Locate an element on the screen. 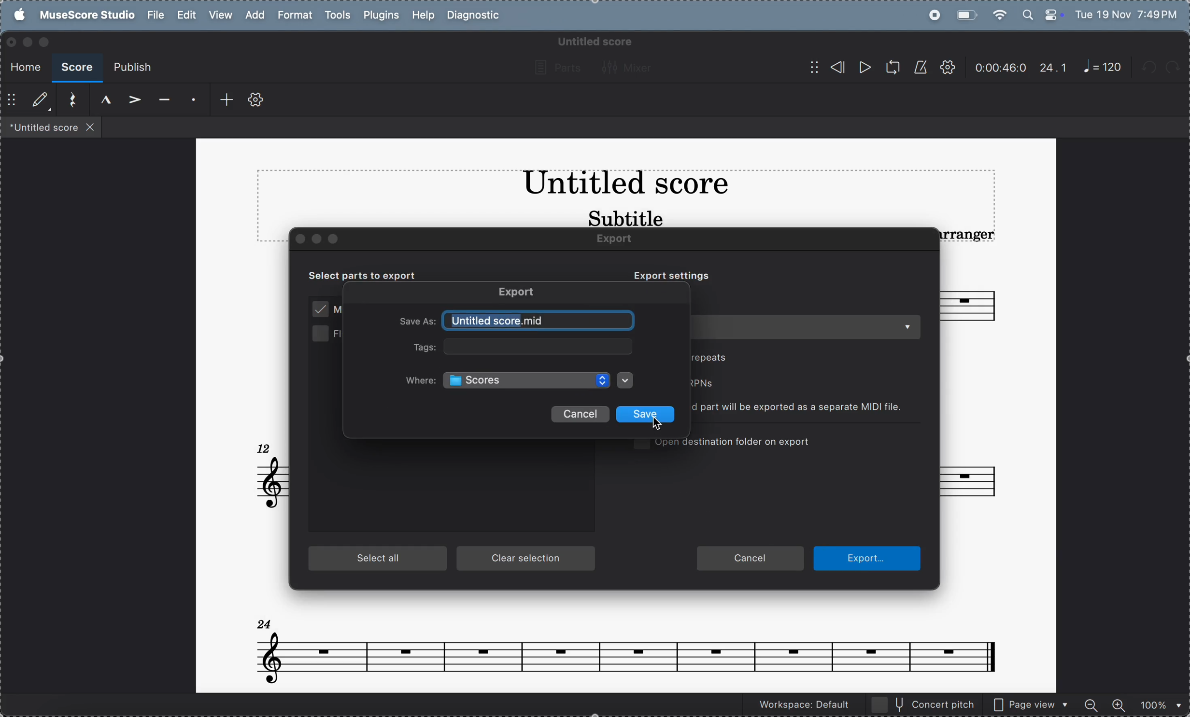  note 120 is located at coordinates (1103, 68).